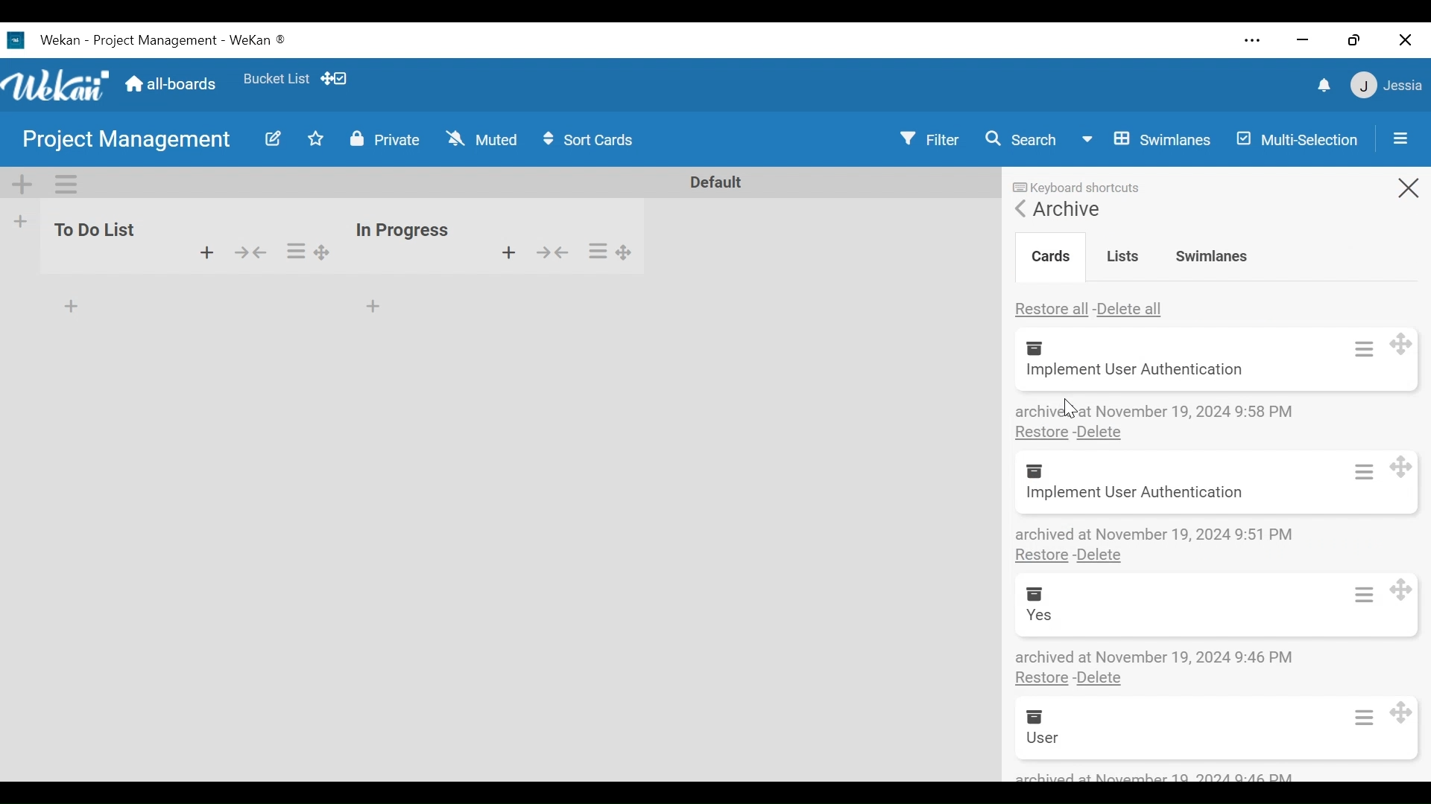 The width and height of the screenshot is (1431, 804). Describe the element at coordinates (272, 140) in the screenshot. I see `Edit` at that location.